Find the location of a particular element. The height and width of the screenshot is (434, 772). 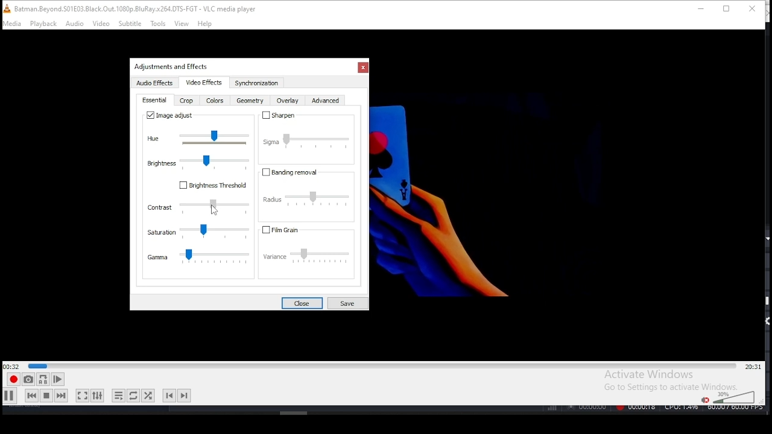

remaining/total time is located at coordinates (753, 366).